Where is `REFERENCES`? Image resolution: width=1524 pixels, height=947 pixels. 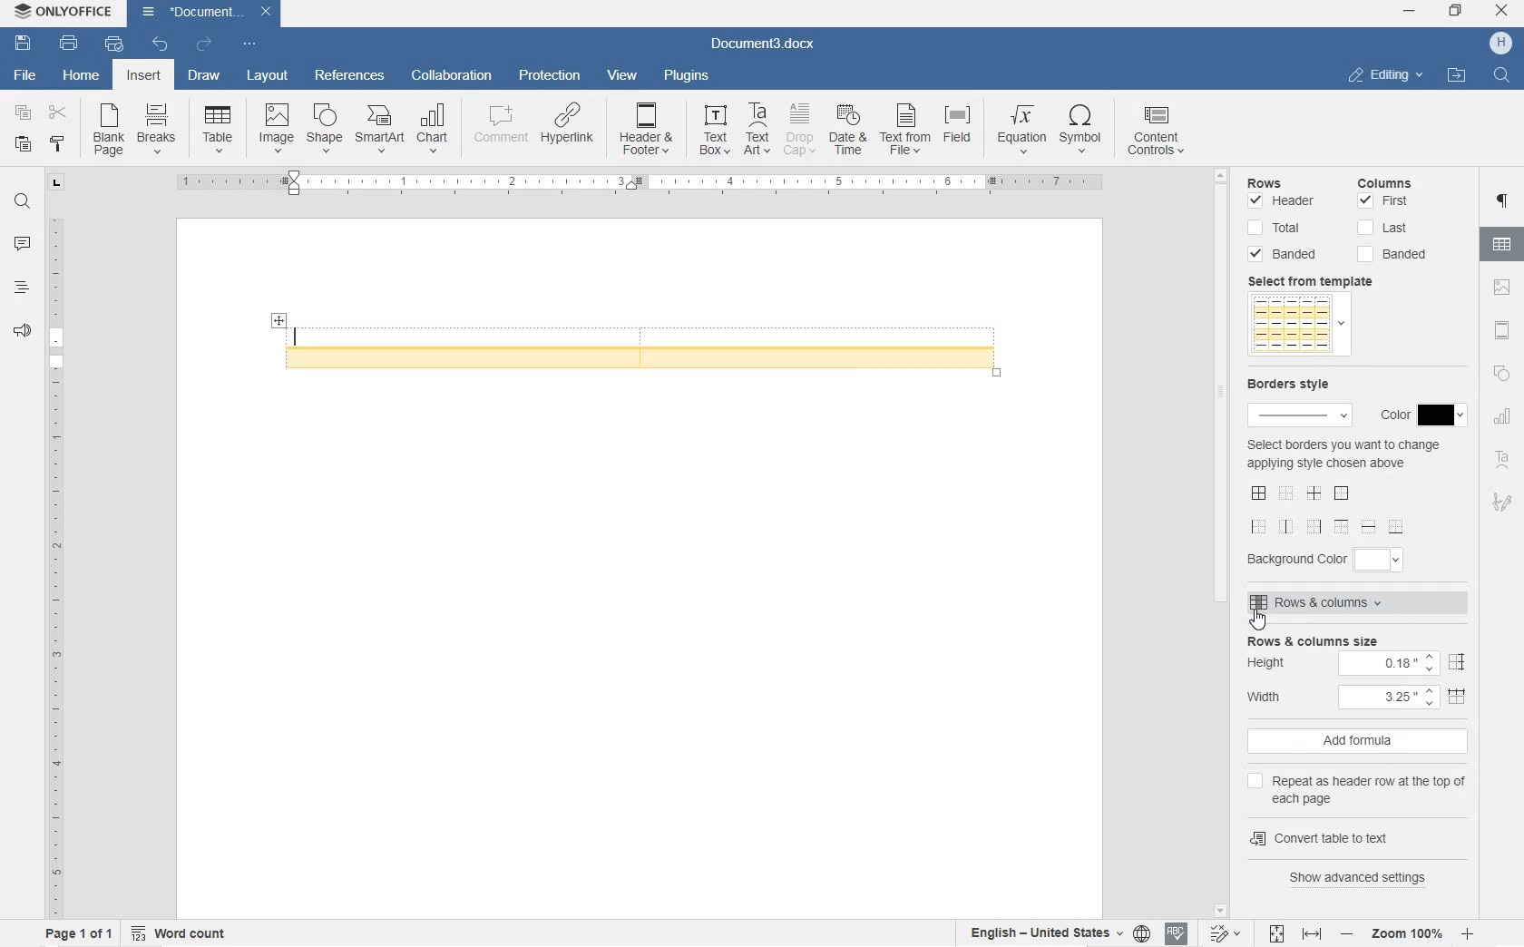
REFERENCES is located at coordinates (349, 77).